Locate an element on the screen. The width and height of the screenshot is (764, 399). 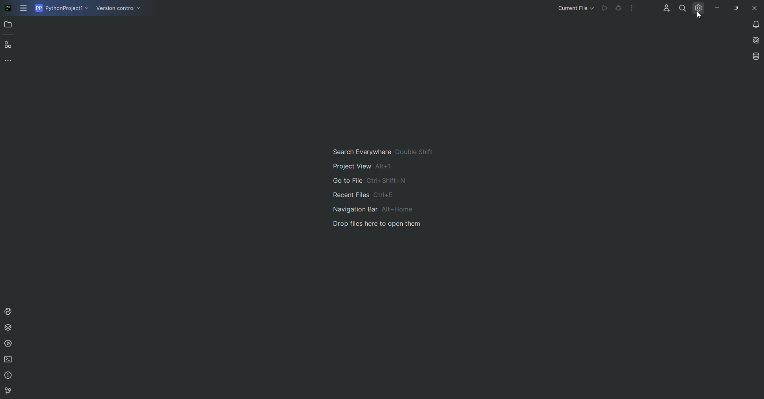
Notifications is located at coordinates (751, 24).